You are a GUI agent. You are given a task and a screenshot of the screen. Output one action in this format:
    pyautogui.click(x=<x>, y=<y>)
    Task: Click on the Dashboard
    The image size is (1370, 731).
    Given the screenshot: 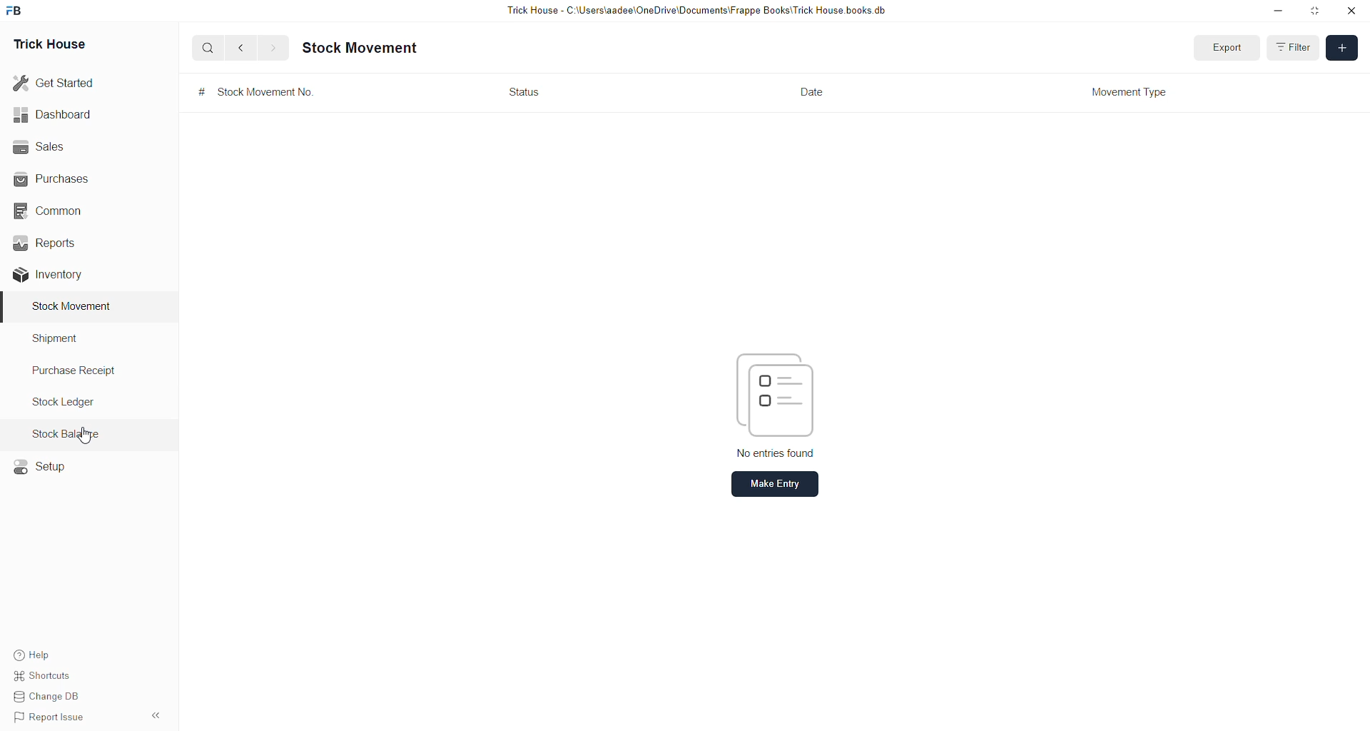 What is the action you would take?
    pyautogui.click(x=52, y=117)
    